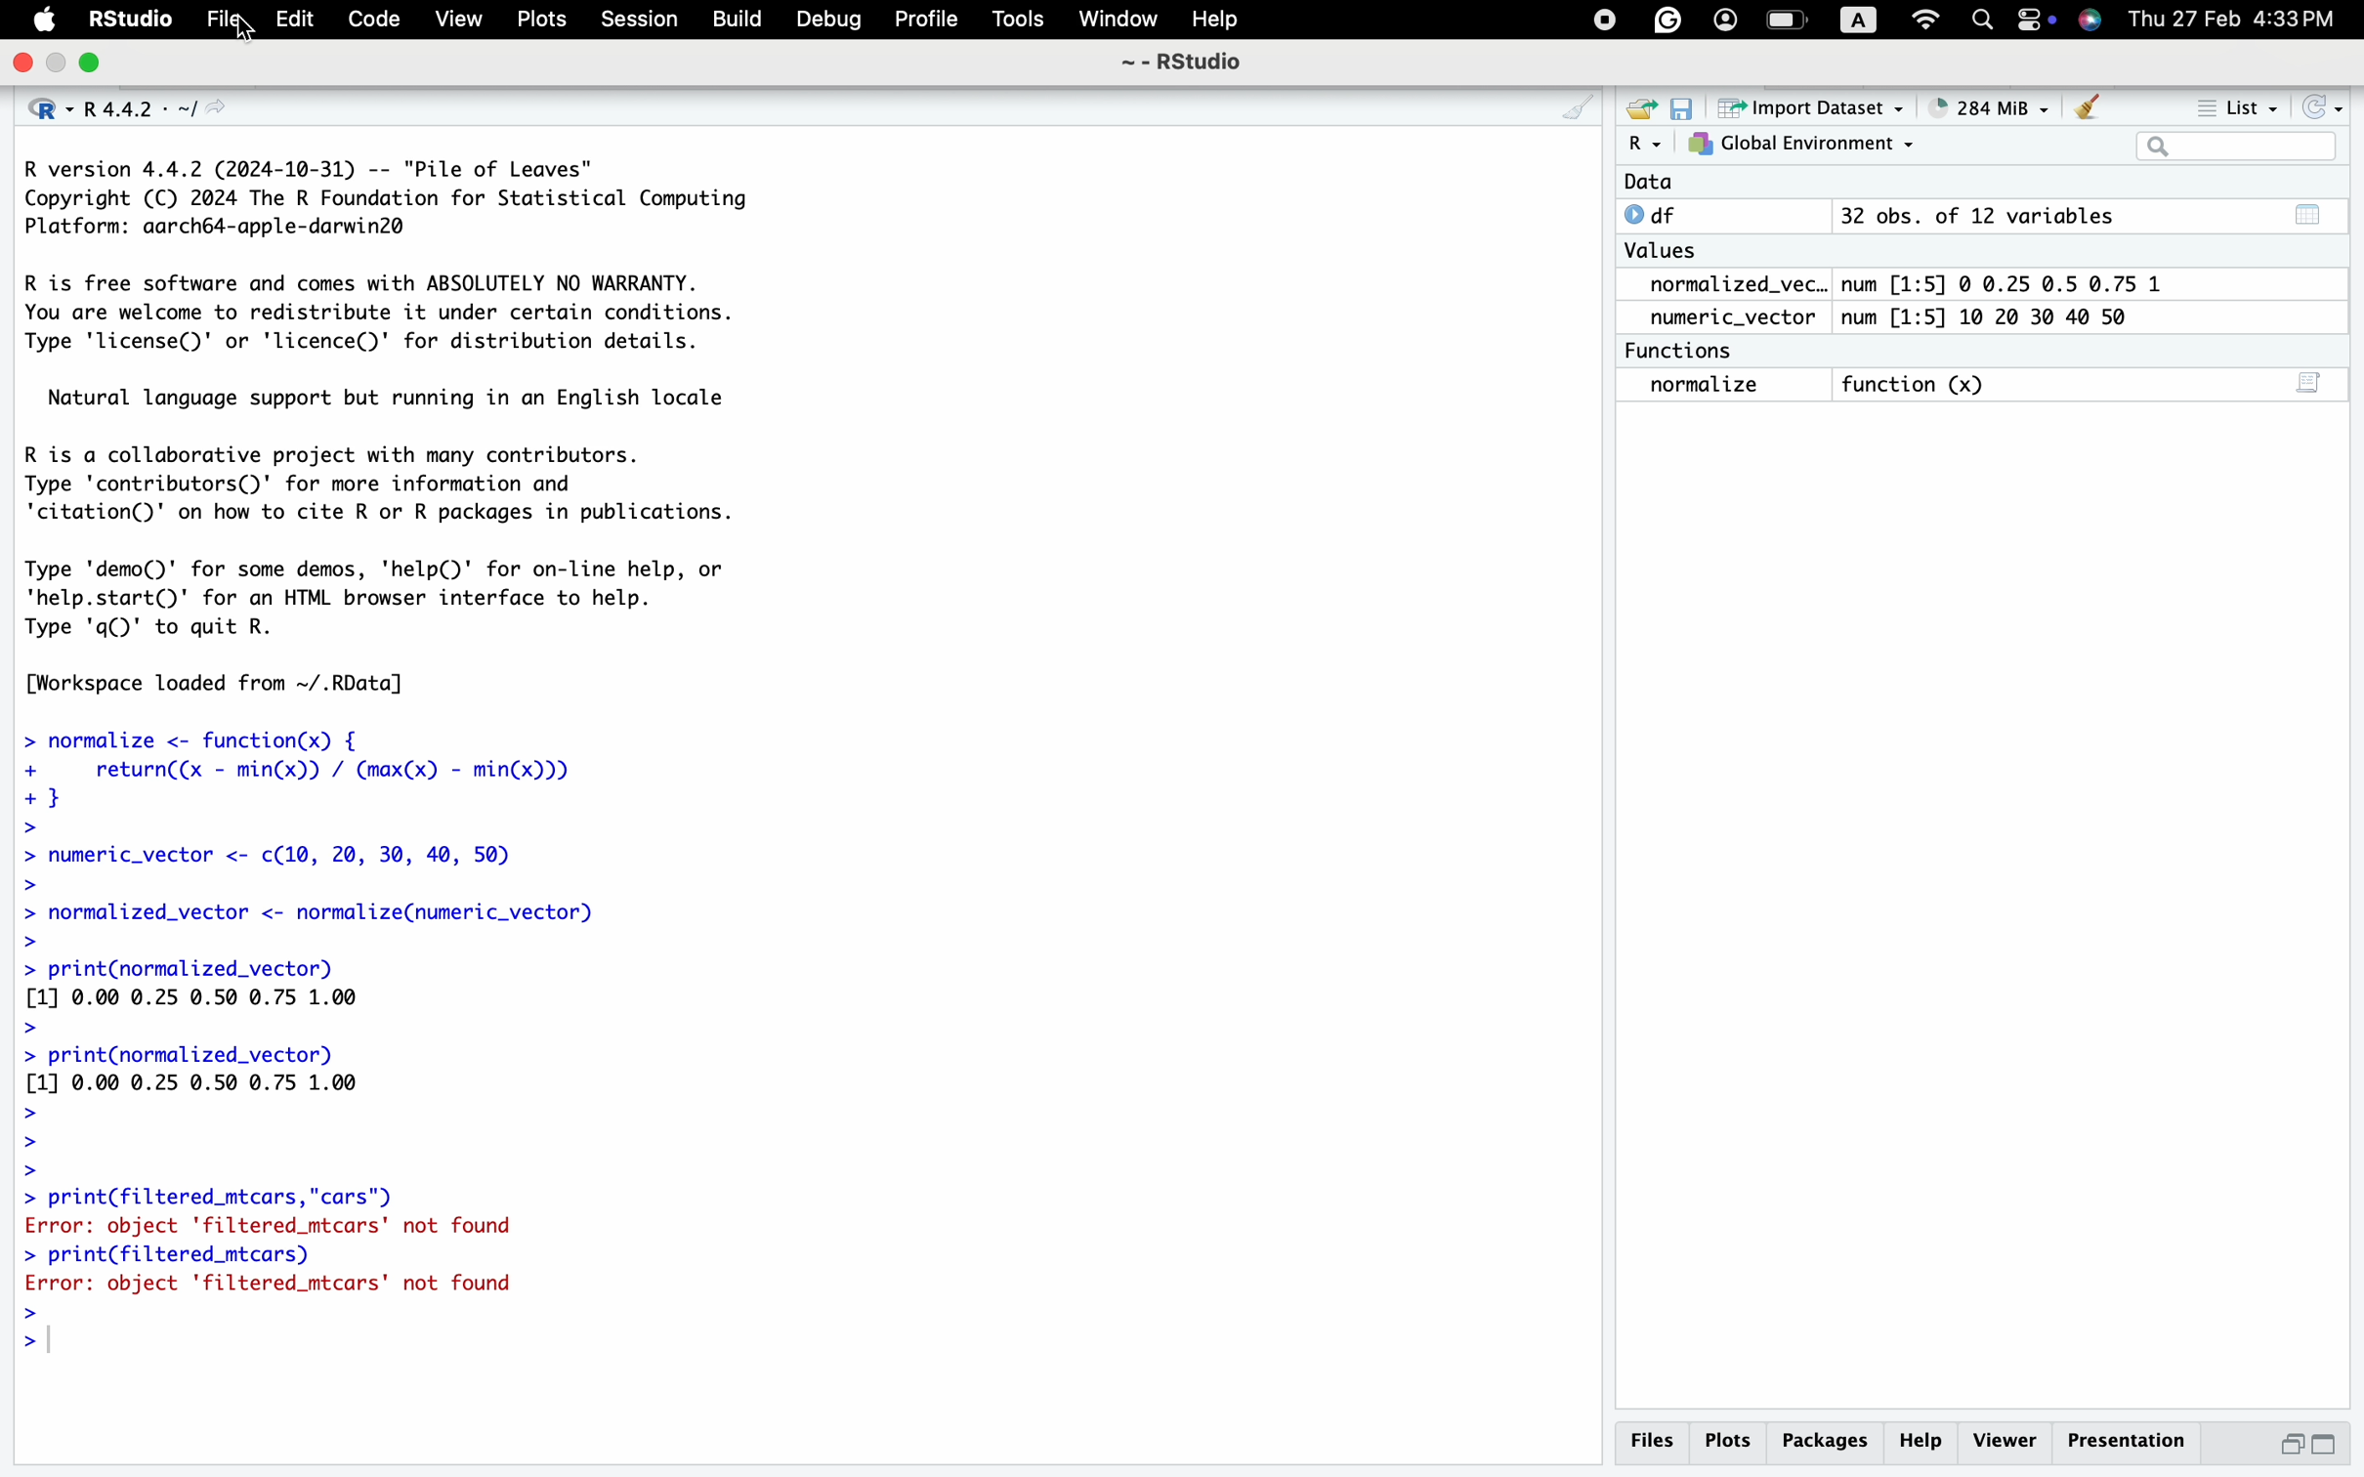  Describe the element at coordinates (2029, 19) in the screenshot. I see `battery` at that location.